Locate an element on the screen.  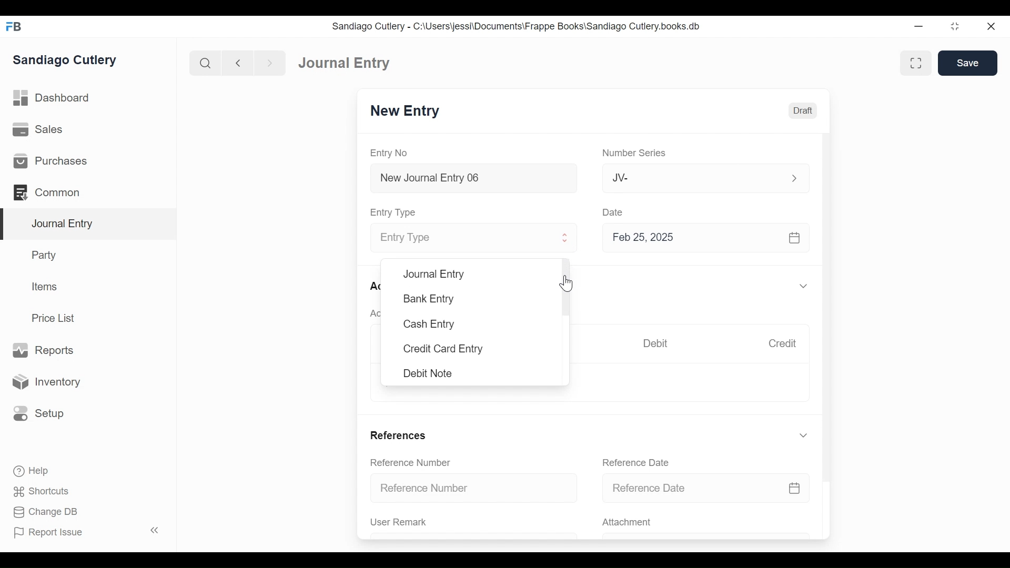
Shortcuts is located at coordinates (44, 491).